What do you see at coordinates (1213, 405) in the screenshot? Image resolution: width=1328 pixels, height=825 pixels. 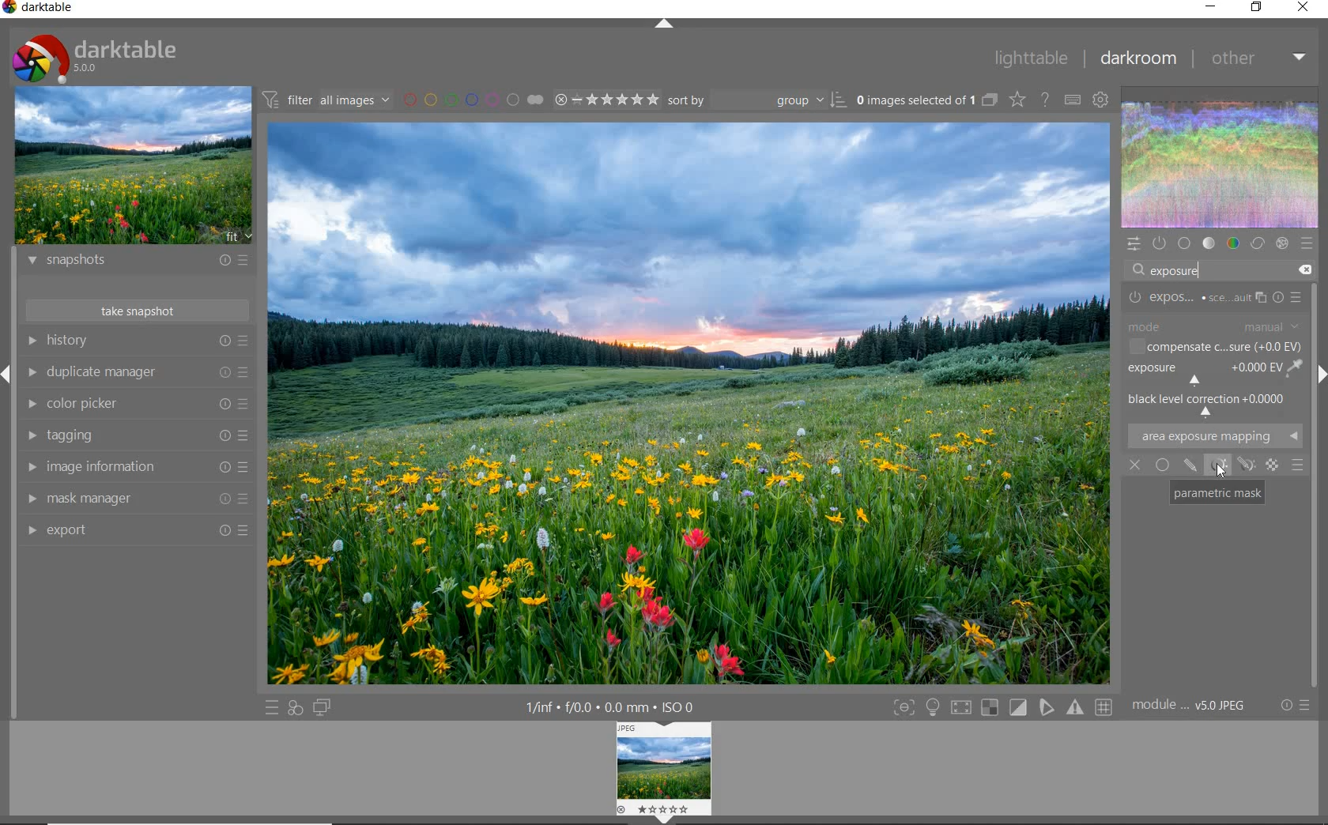 I see `BLACK LEVL CORRECTION` at bounding box center [1213, 405].